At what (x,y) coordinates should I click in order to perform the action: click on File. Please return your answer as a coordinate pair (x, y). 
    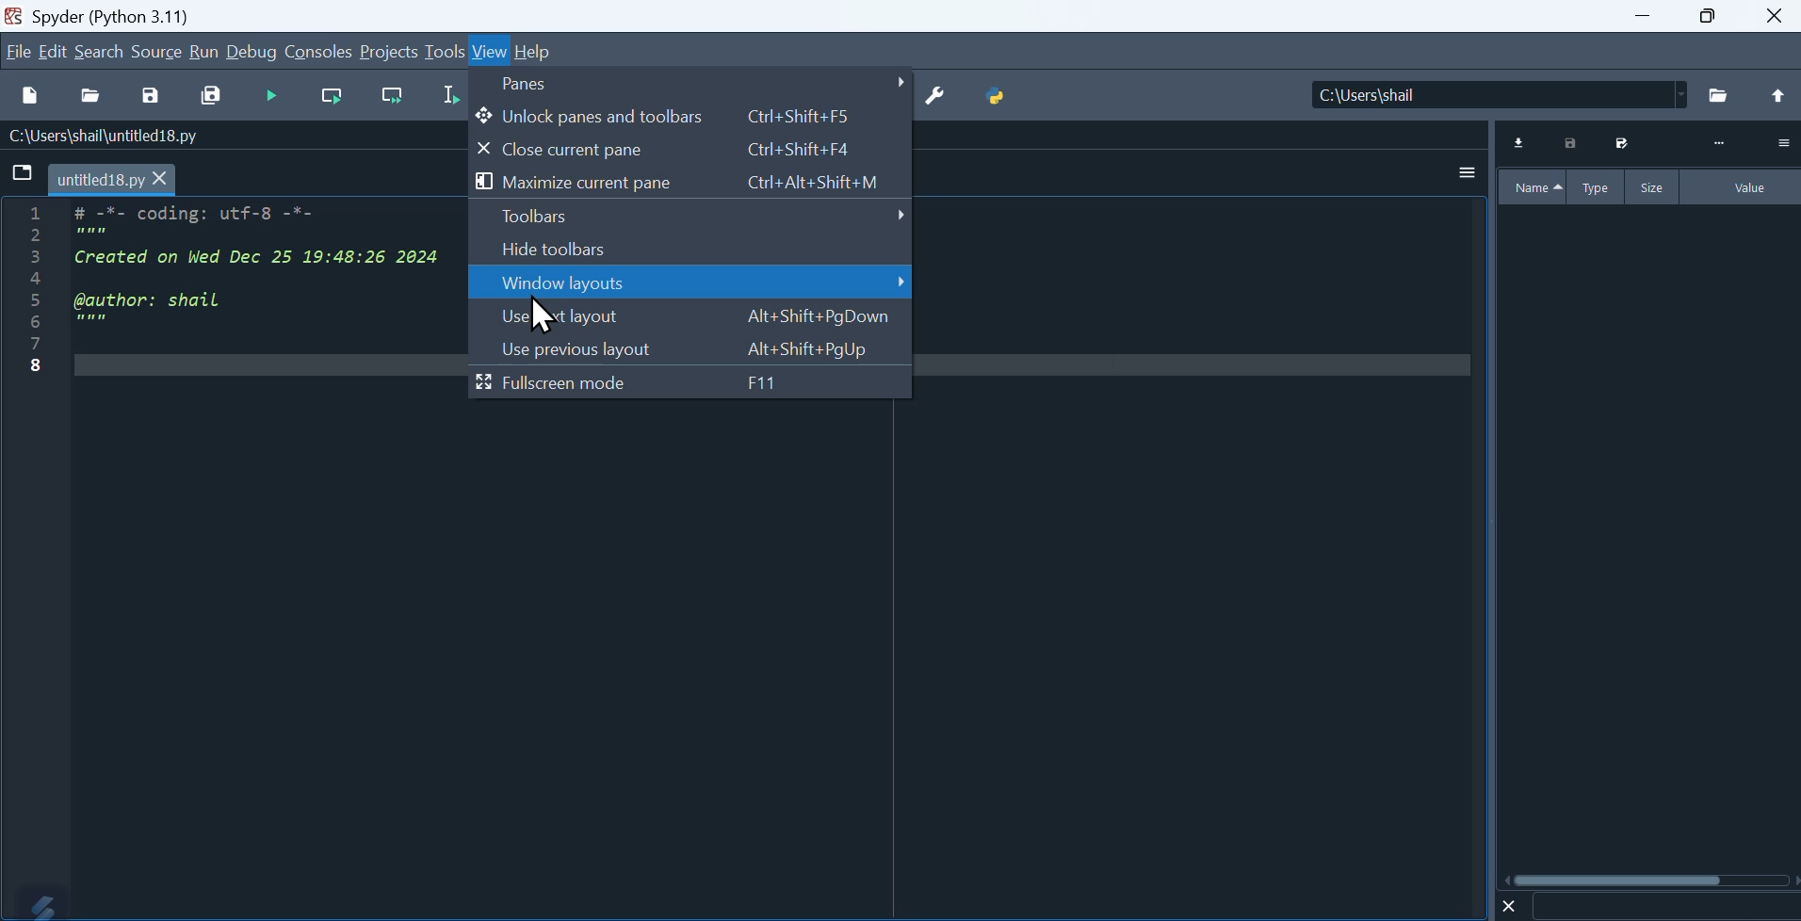
    Looking at the image, I should click on (24, 173).